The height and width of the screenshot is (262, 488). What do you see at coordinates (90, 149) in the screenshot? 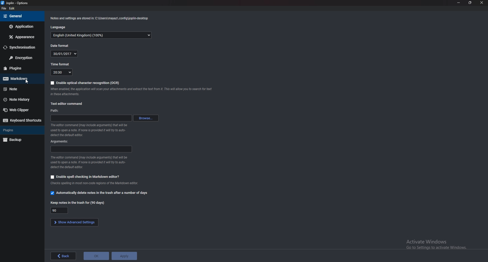
I see `arguments input` at bounding box center [90, 149].